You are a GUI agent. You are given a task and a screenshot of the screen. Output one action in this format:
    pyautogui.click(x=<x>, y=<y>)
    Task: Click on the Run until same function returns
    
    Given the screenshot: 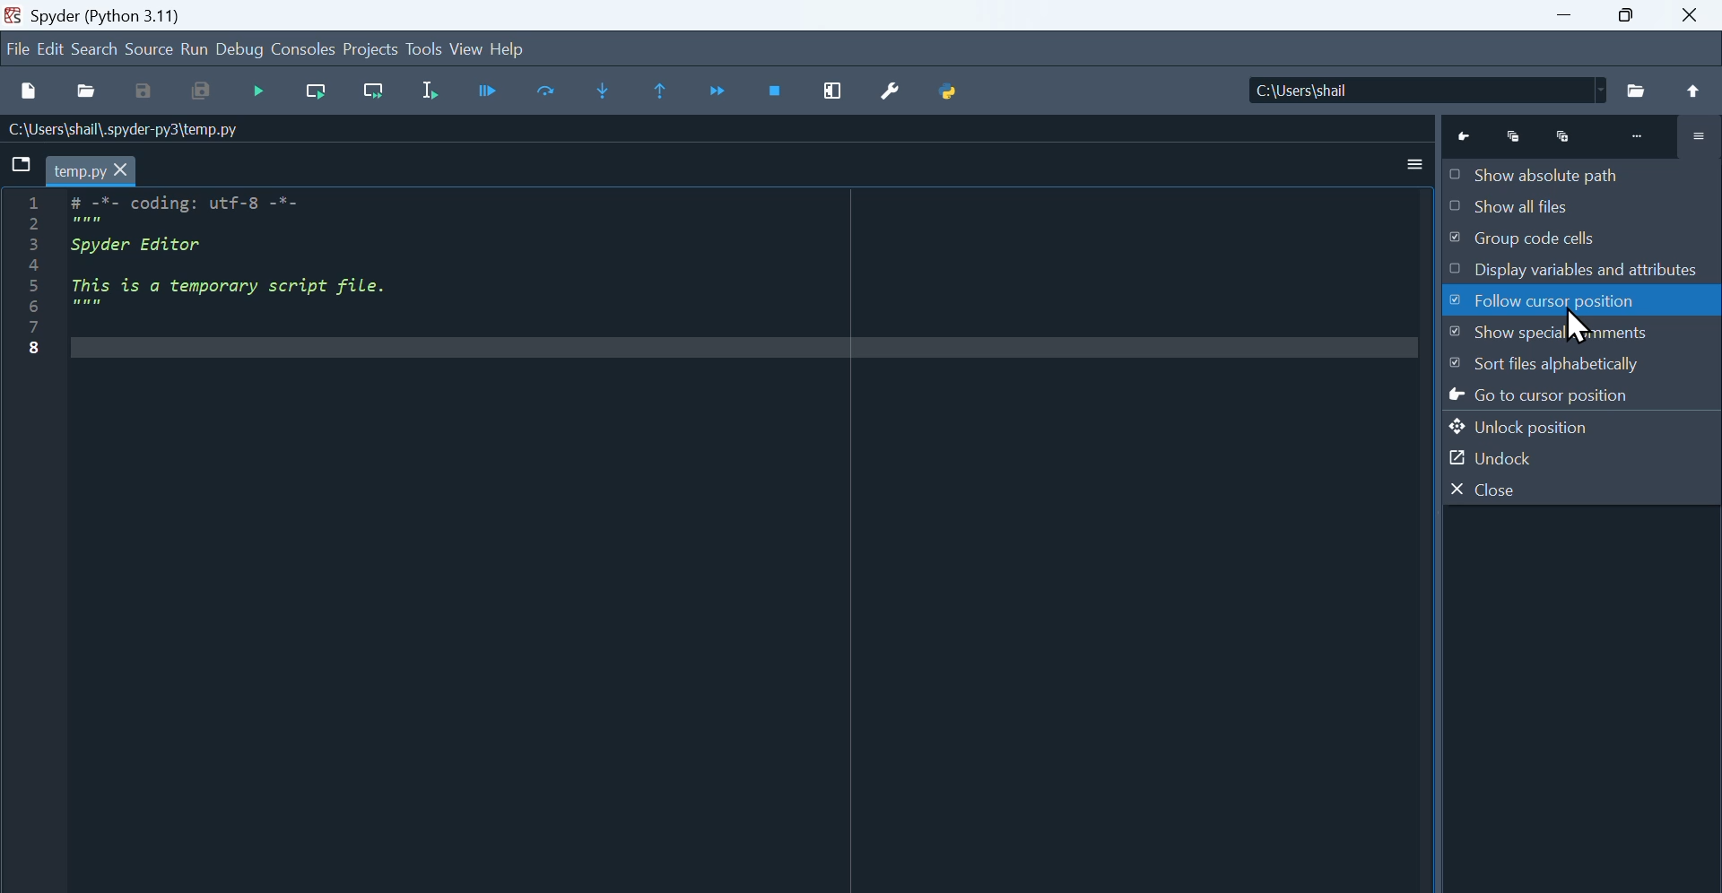 What is the action you would take?
    pyautogui.click(x=662, y=91)
    